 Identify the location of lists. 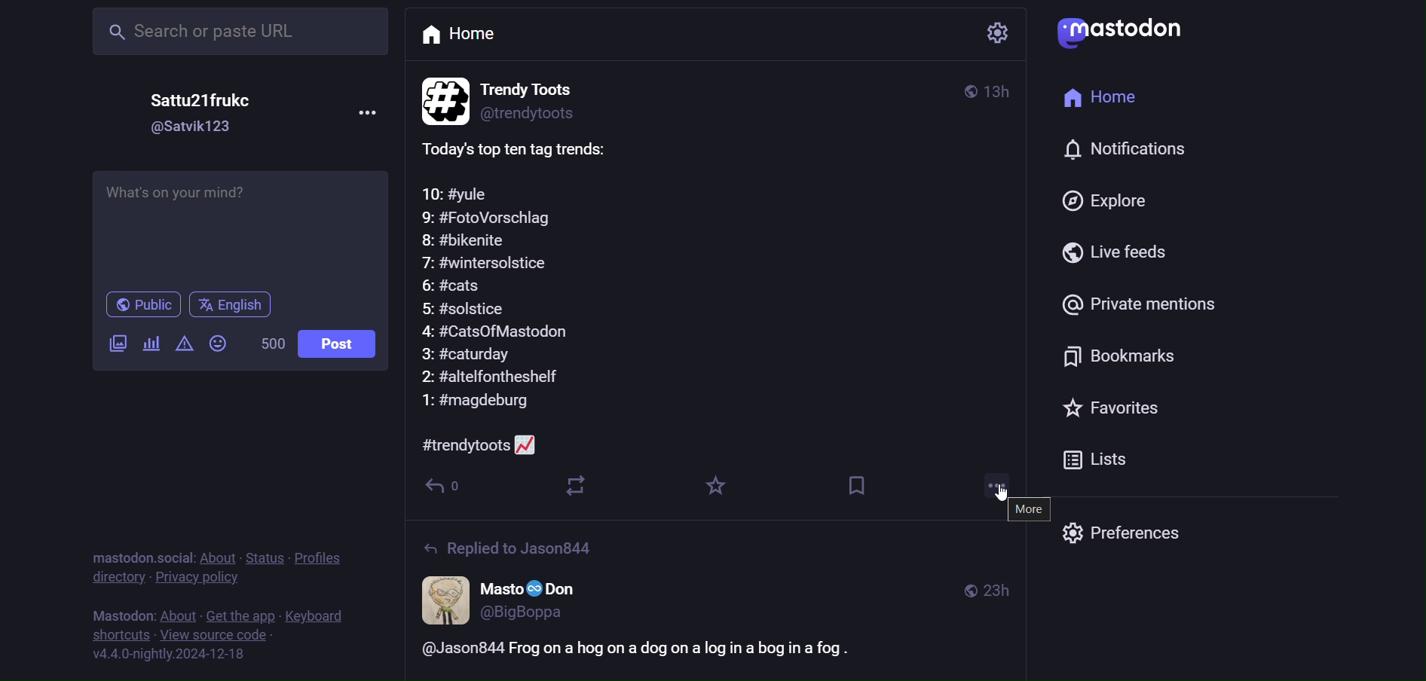
(1112, 460).